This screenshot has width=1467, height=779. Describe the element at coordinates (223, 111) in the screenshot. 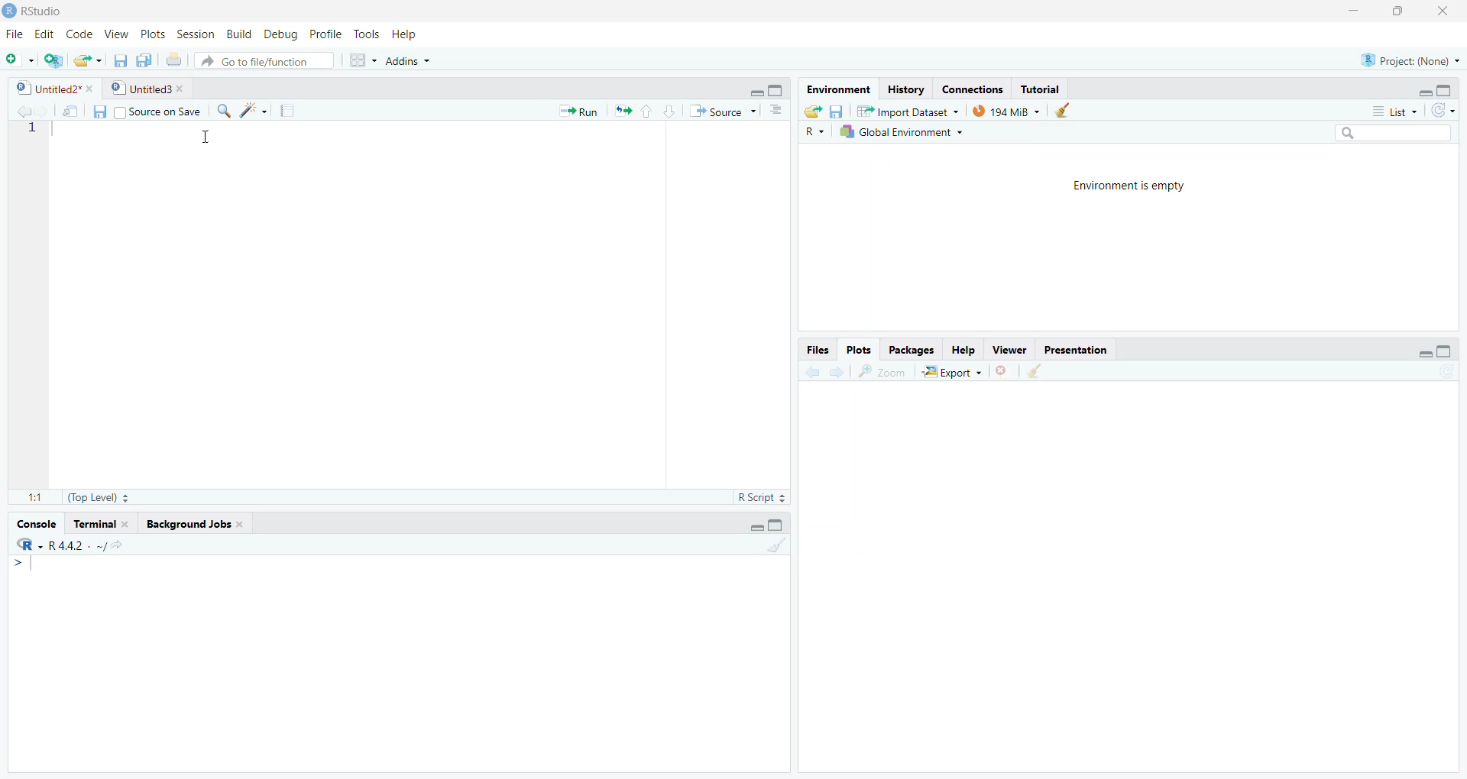

I see `search` at that location.